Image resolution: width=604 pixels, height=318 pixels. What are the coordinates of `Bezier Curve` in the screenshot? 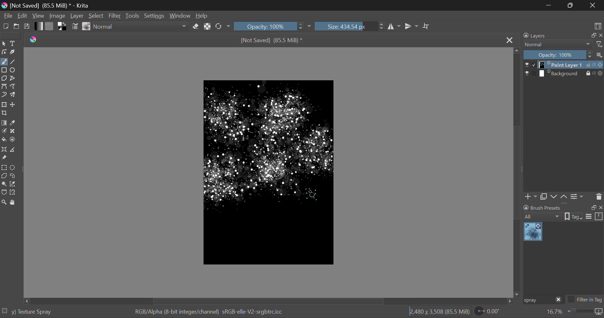 It's located at (4, 86).